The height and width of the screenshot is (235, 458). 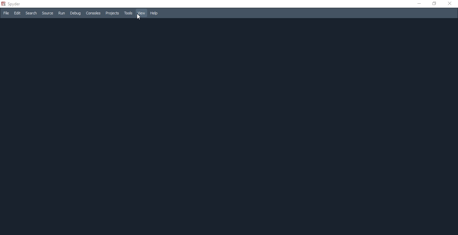 What do you see at coordinates (93, 13) in the screenshot?
I see `Consoles` at bounding box center [93, 13].